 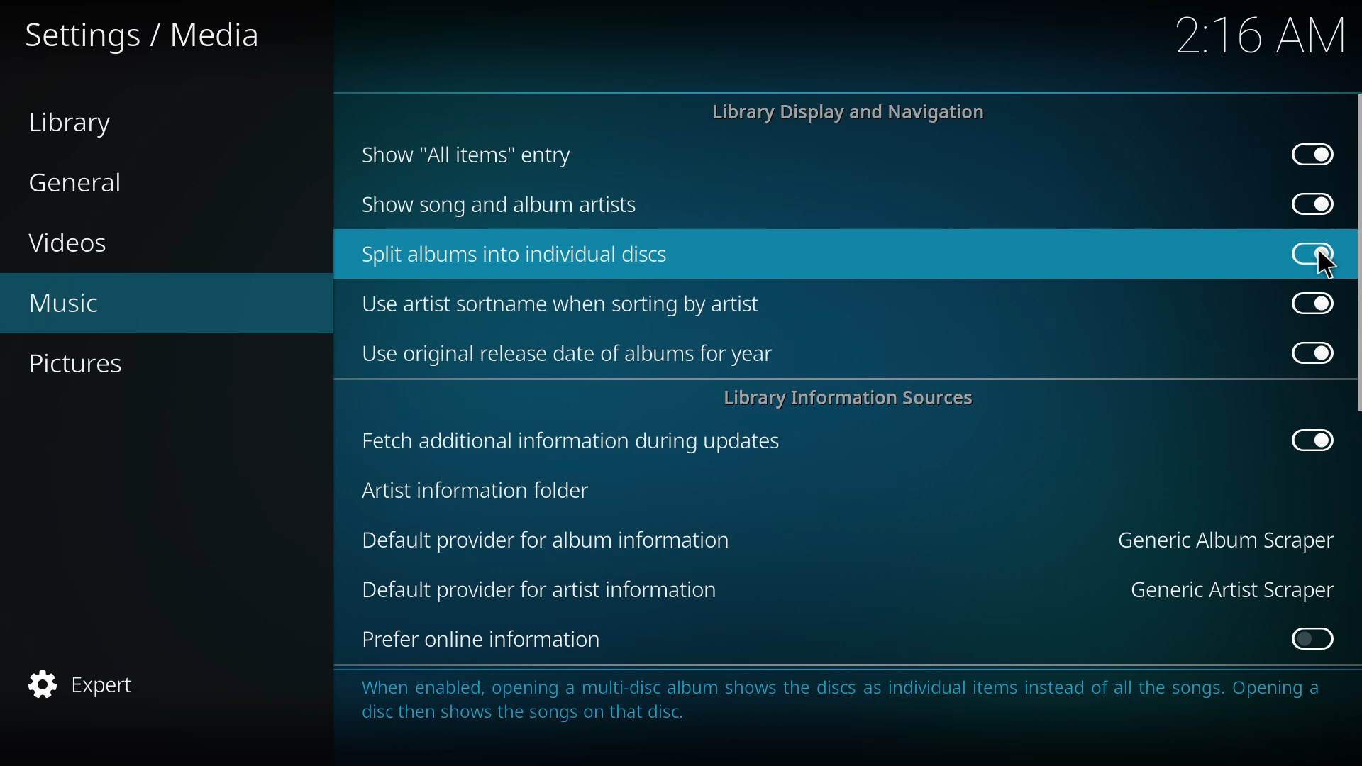 I want to click on library display and navigation, so click(x=851, y=112).